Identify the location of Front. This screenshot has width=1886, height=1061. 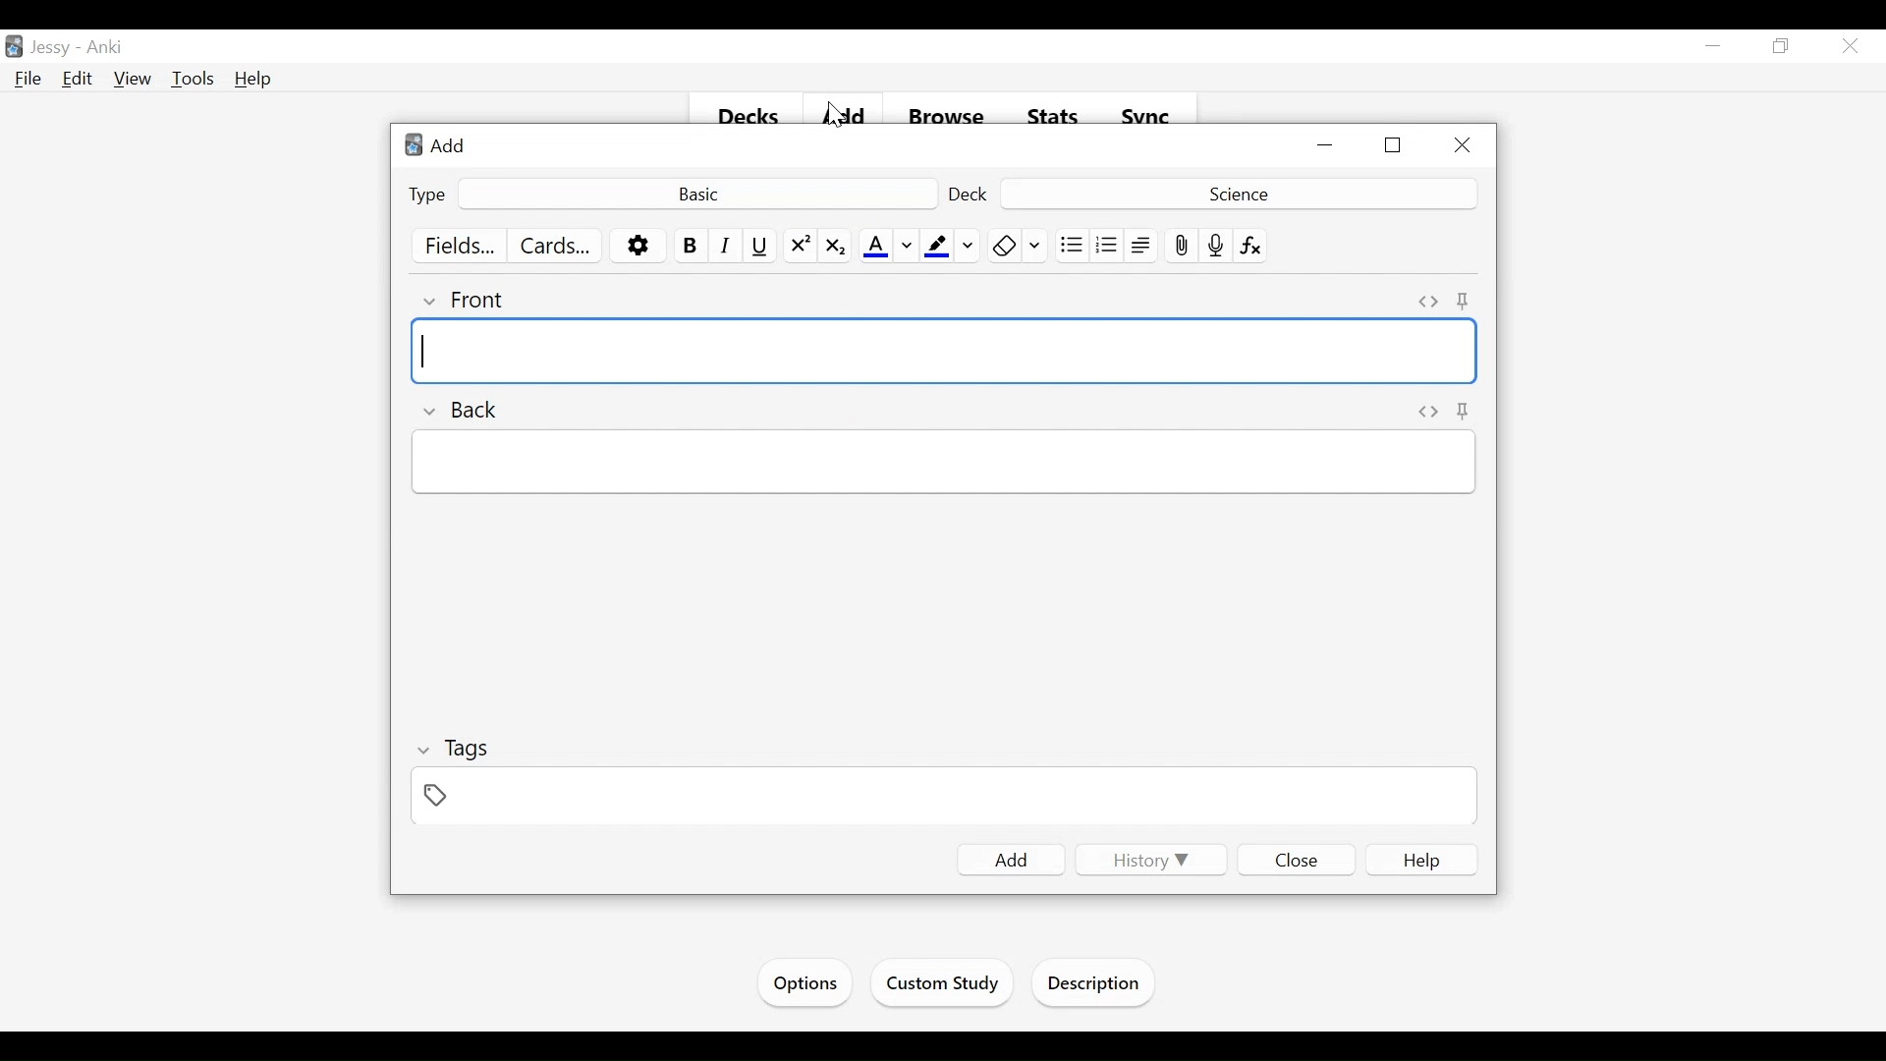
(465, 300).